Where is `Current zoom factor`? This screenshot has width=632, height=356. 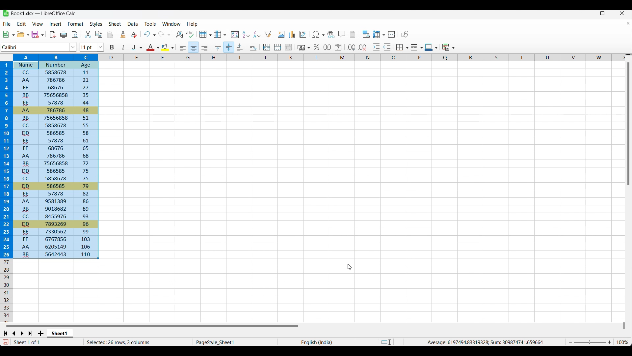
Current zoom factor is located at coordinates (622, 342).